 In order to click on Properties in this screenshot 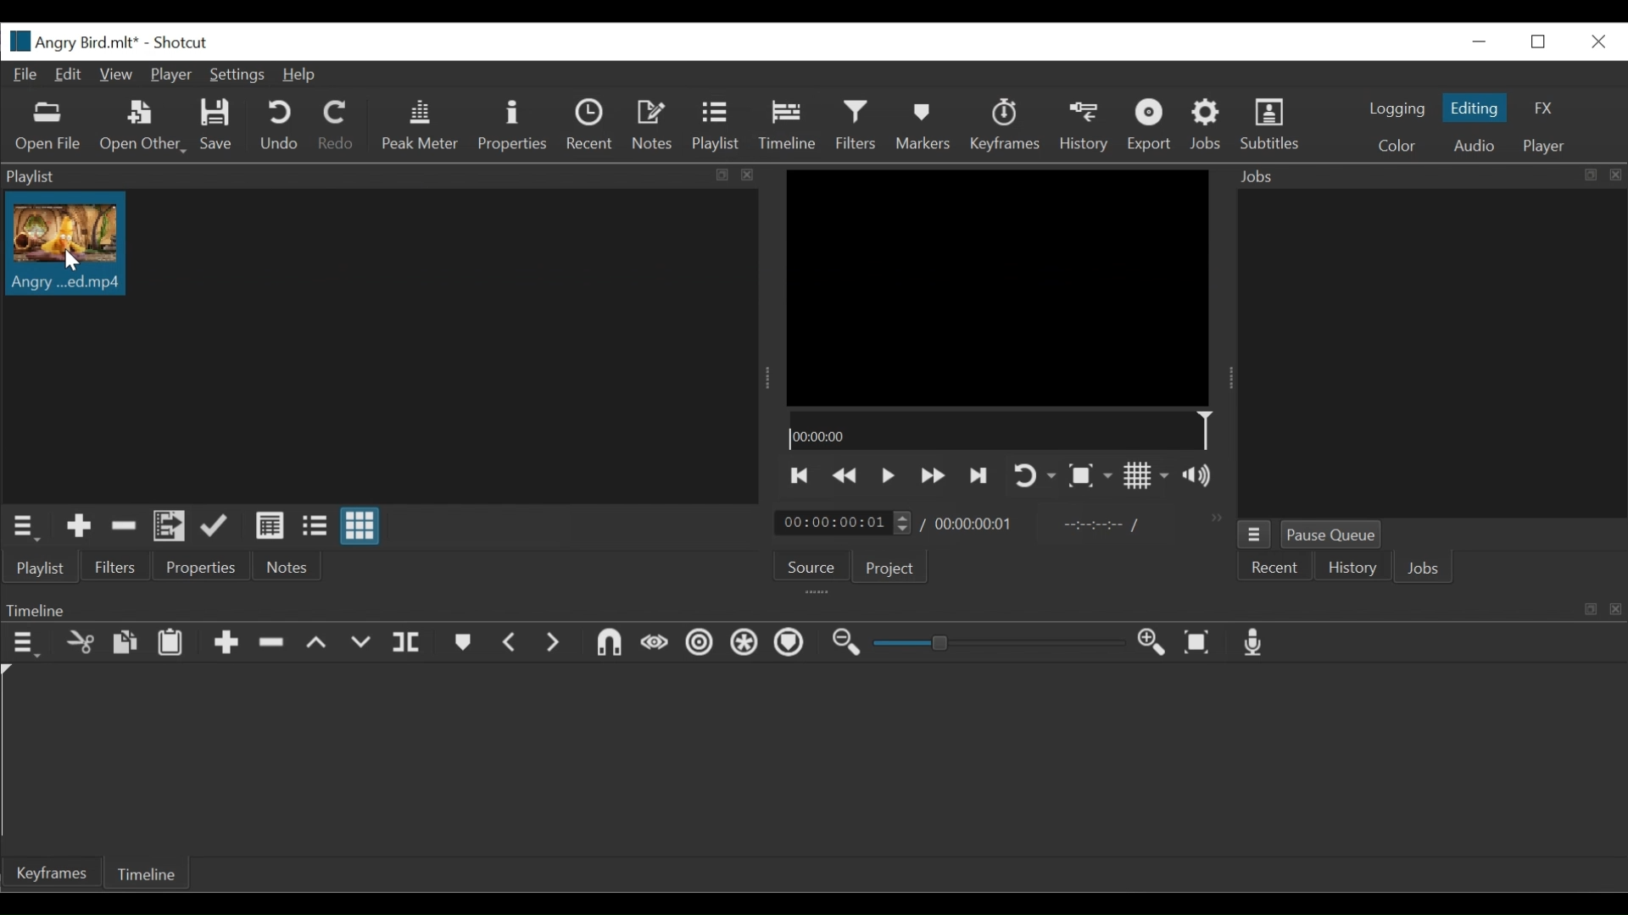, I will do `click(516, 125)`.